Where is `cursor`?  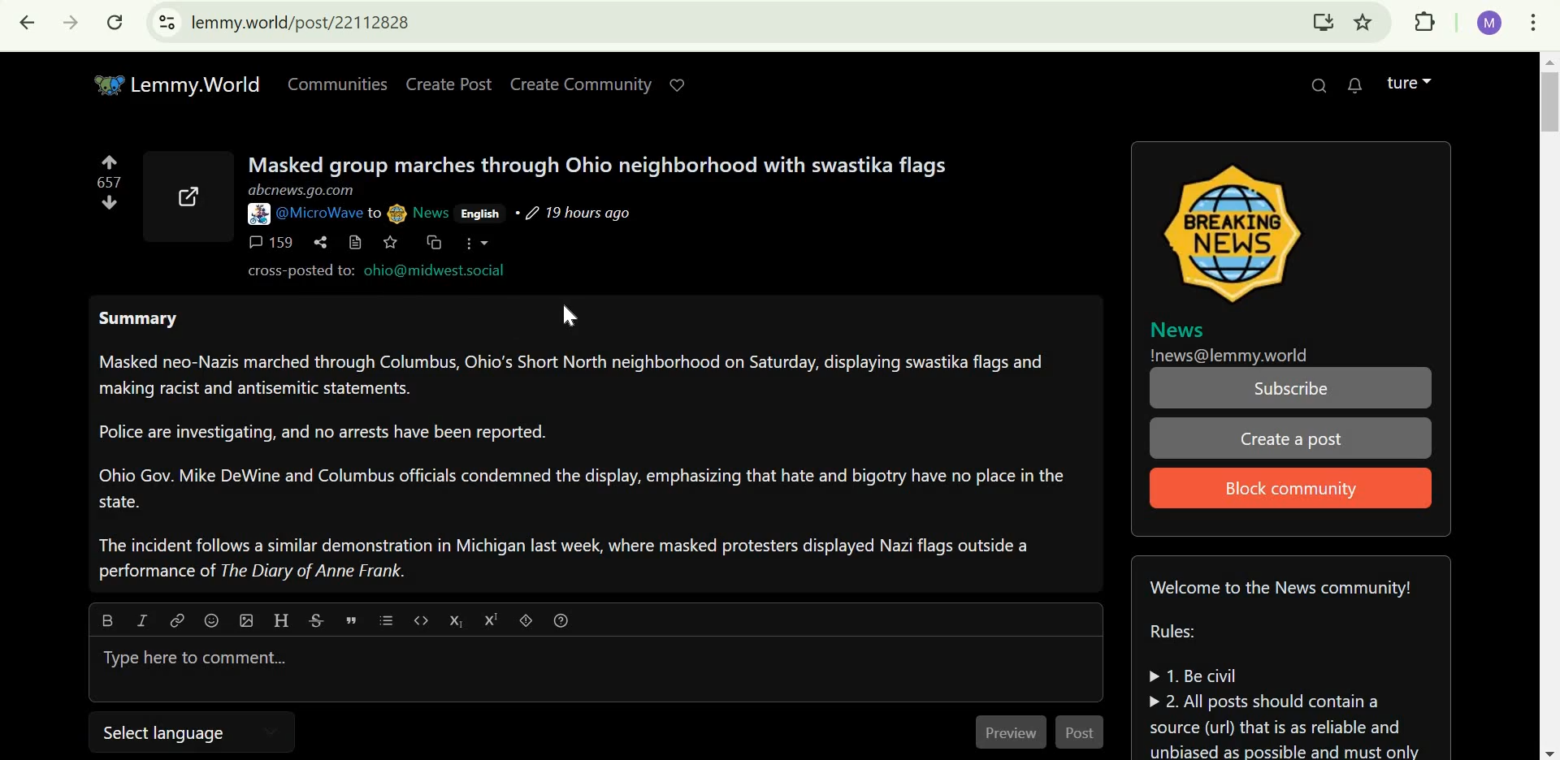 cursor is located at coordinates (567, 318).